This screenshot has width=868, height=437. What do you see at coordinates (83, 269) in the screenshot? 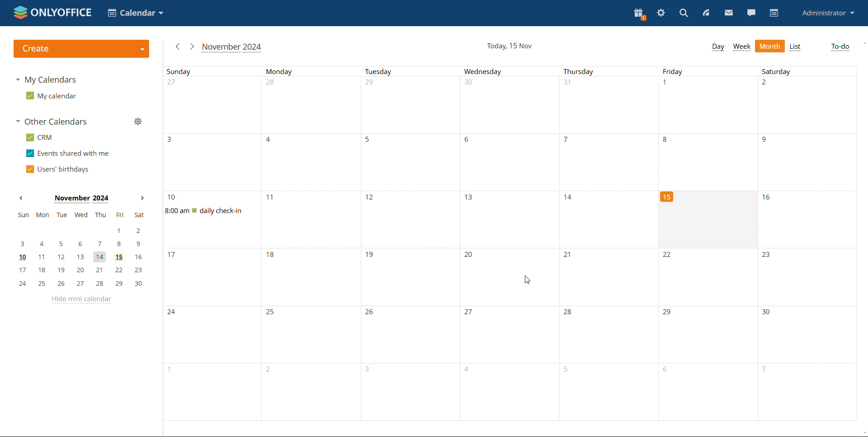
I see `17, 18, 19, 20, 21, 22, 23` at bounding box center [83, 269].